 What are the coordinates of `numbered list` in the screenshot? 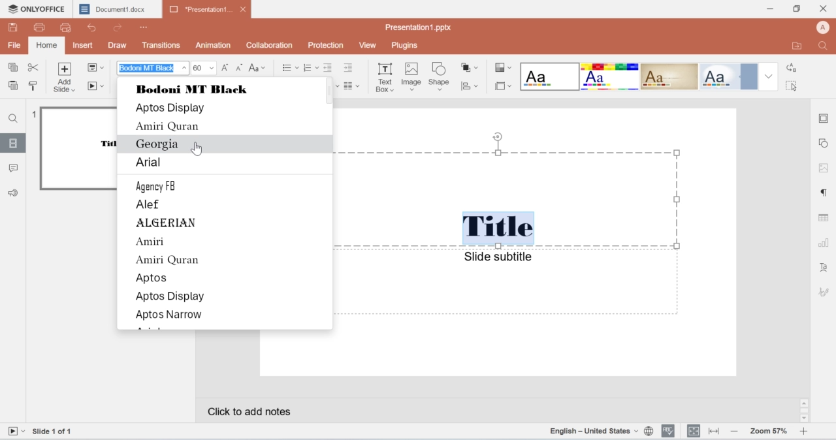 It's located at (312, 67).